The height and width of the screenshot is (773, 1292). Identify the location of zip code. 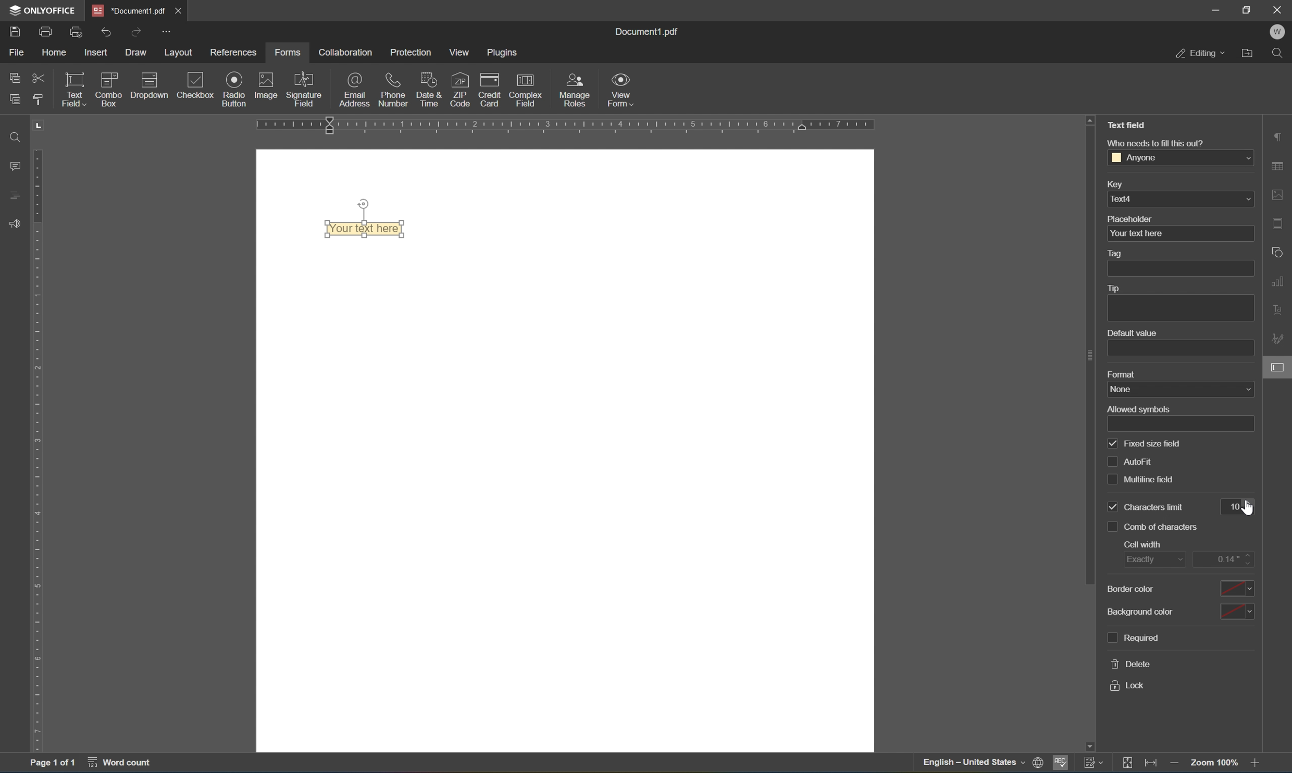
(459, 90).